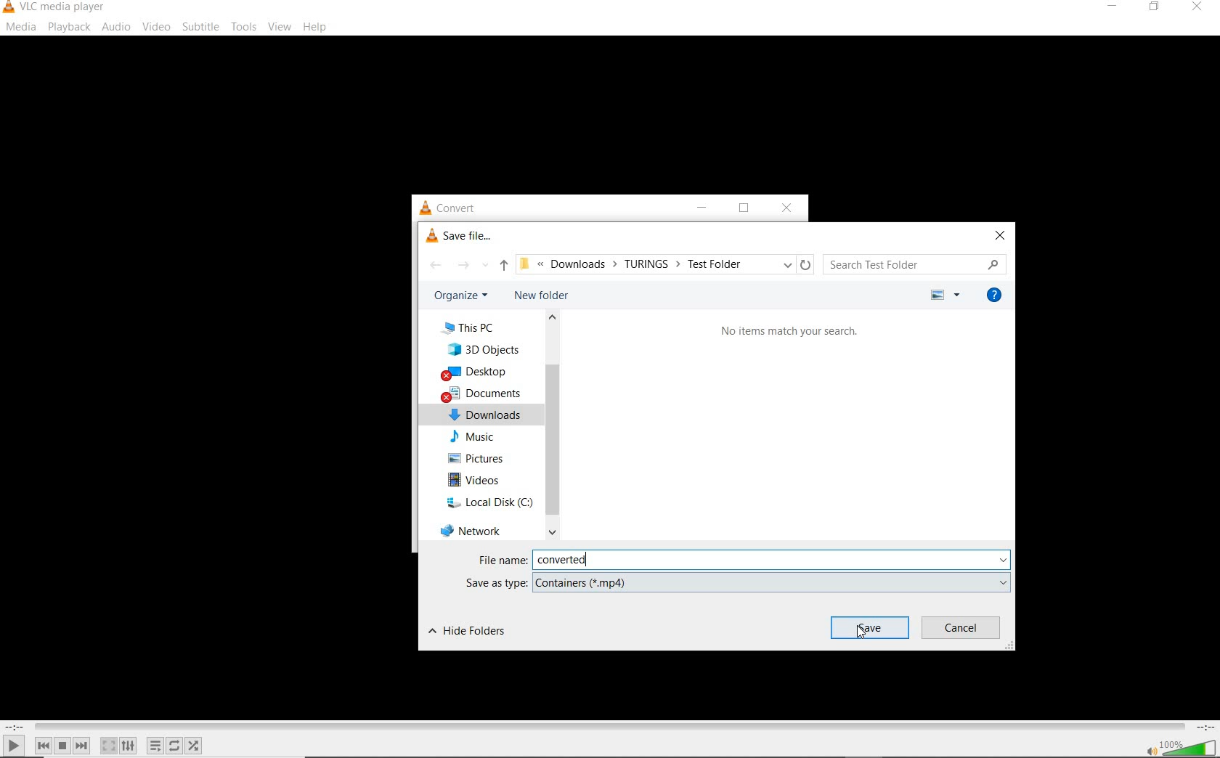  I want to click on toggle playlist, so click(155, 746).